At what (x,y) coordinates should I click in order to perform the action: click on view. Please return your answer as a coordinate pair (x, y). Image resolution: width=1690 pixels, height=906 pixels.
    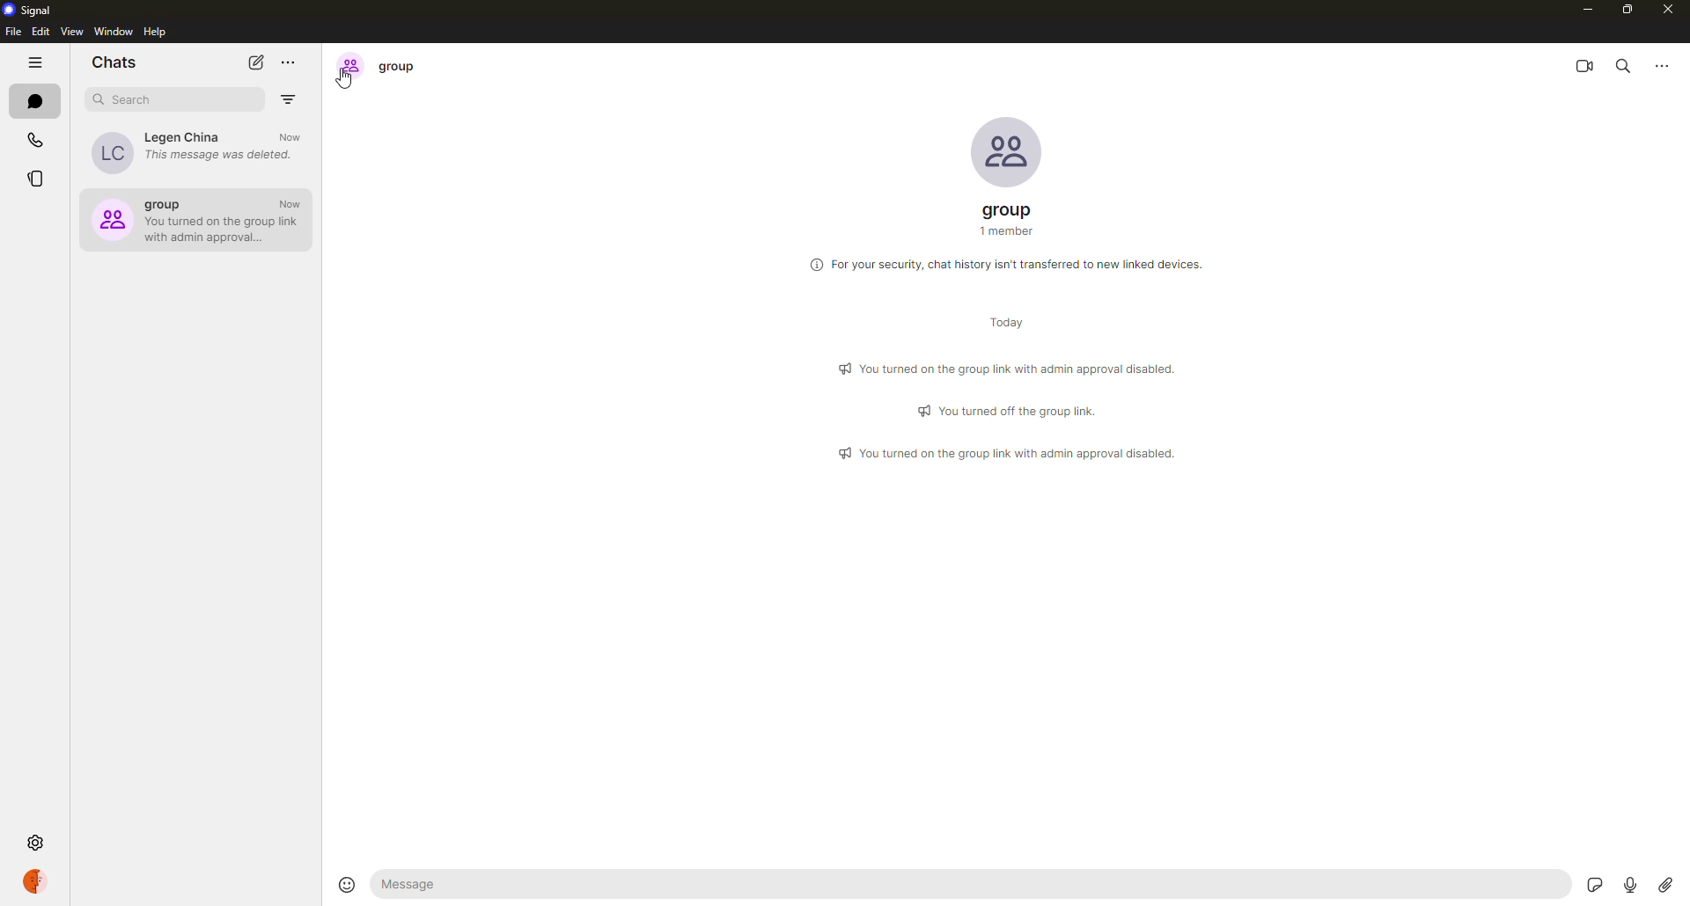
    Looking at the image, I should click on (71, 33).